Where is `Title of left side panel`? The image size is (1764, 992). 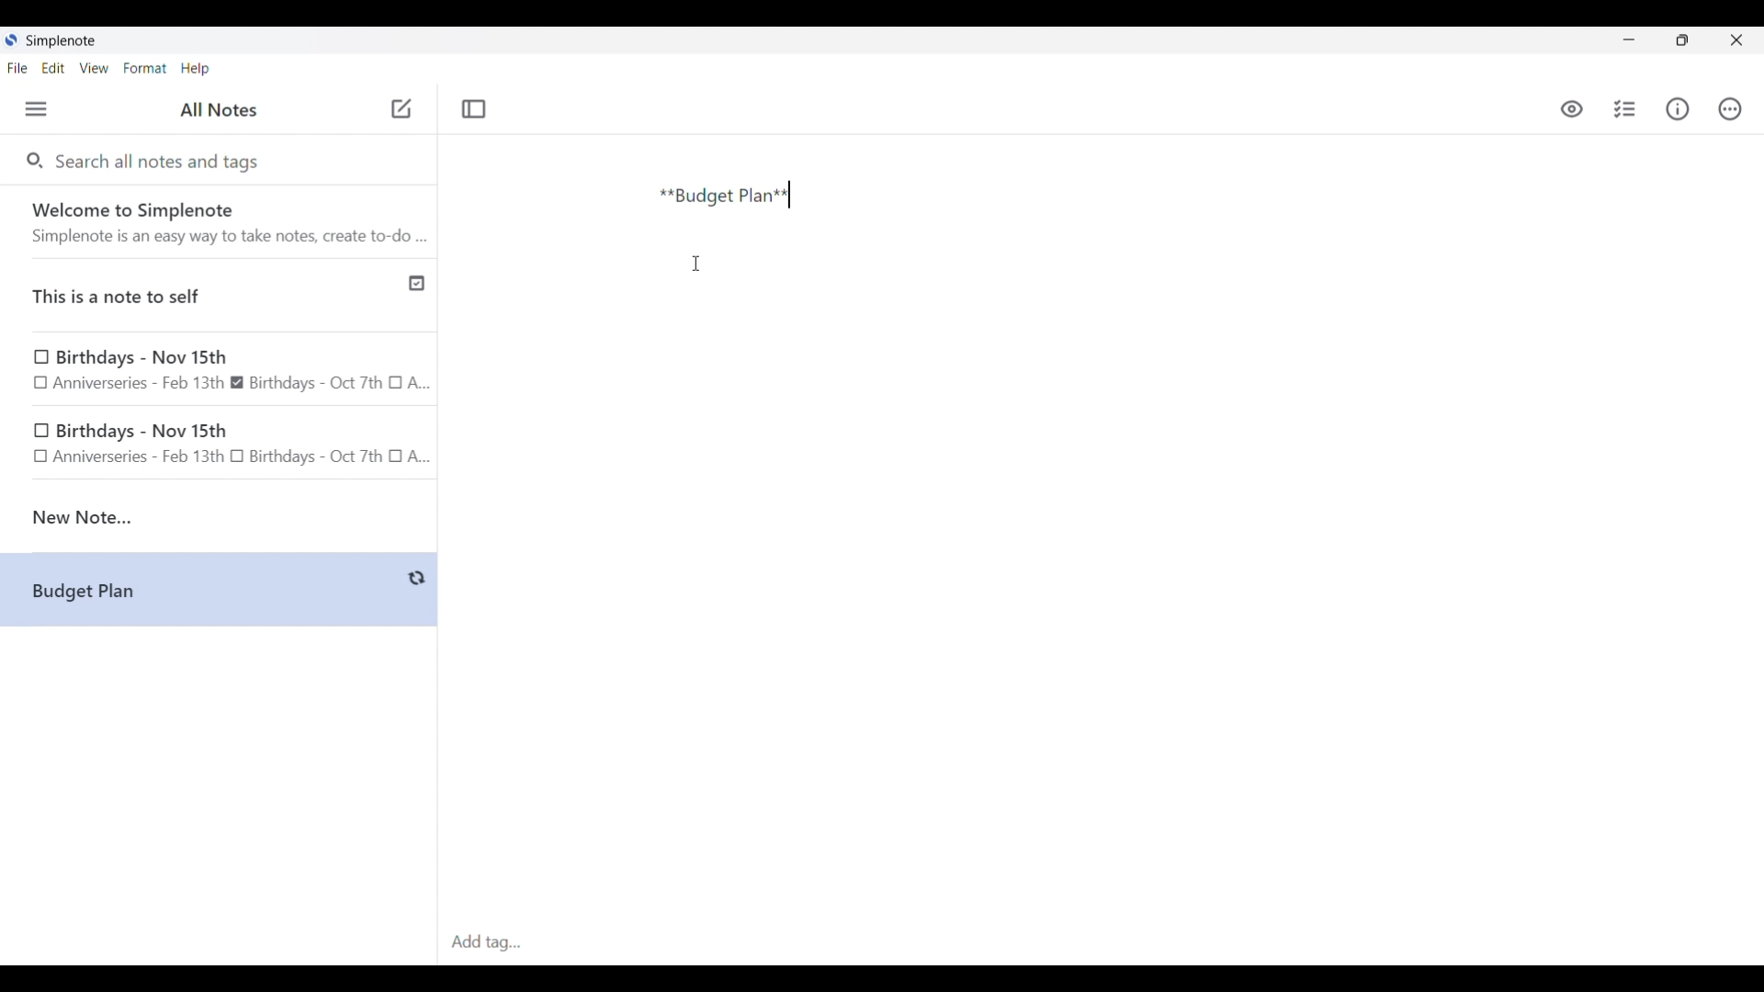
Title of left side panel is located at coordinates (219, 110).